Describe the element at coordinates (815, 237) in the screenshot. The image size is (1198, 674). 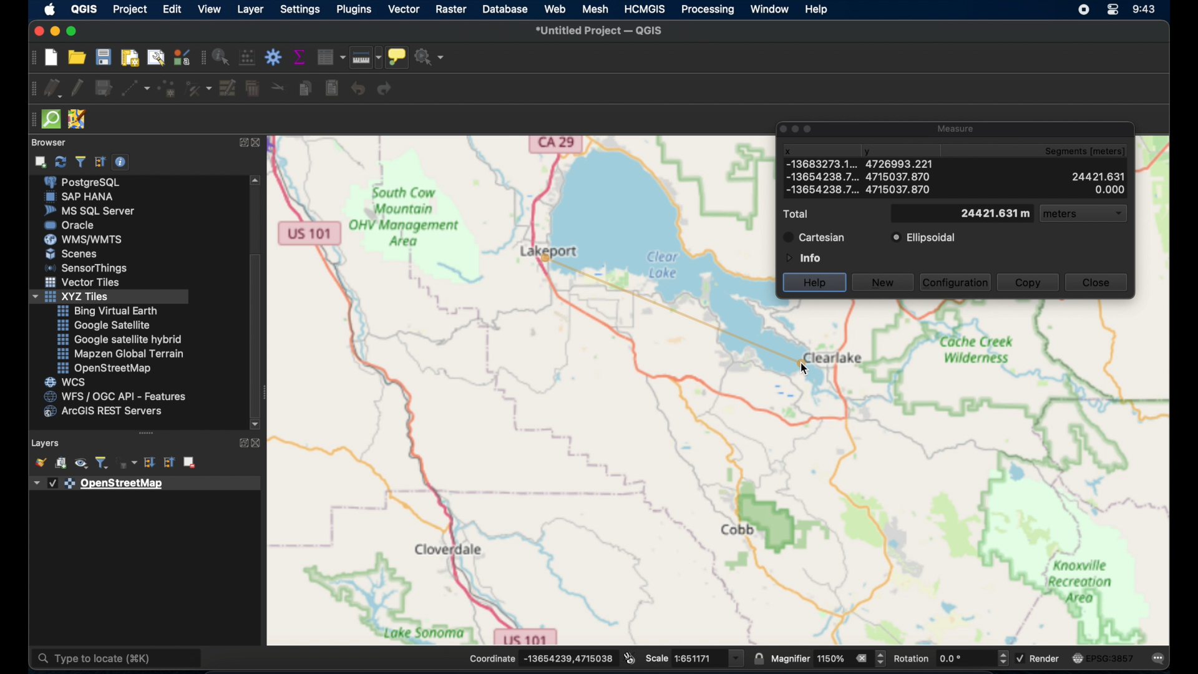
I see `cartesian radio button` at that location.